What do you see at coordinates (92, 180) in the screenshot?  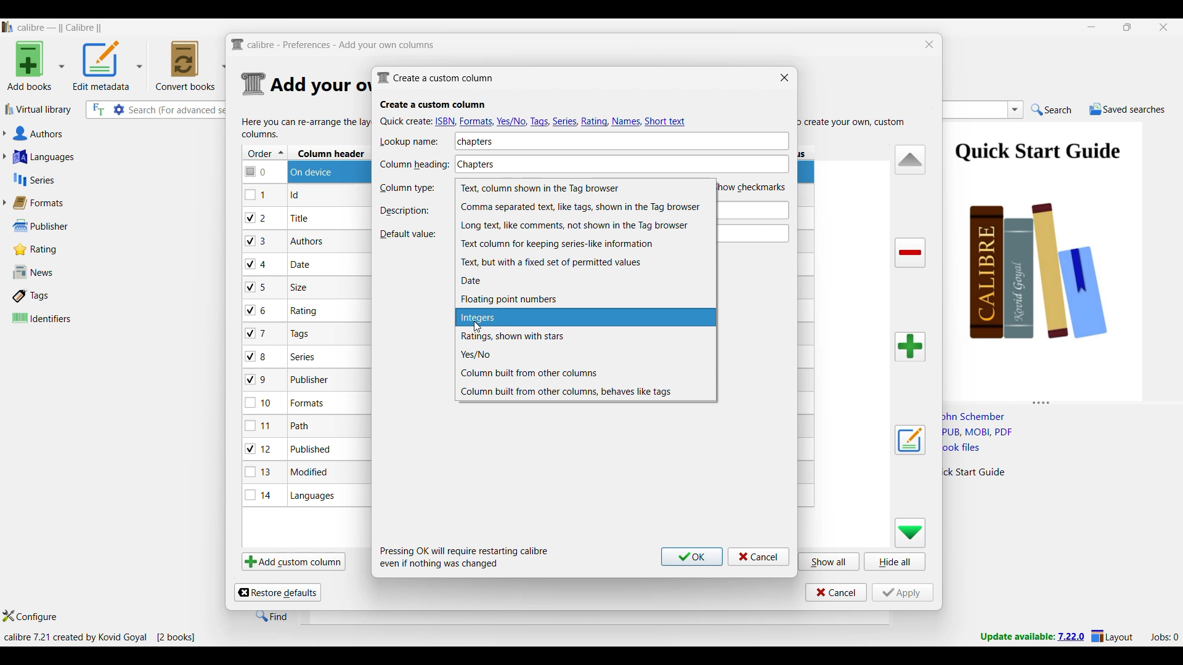 I see `Series` at bounding box center [92, 180].